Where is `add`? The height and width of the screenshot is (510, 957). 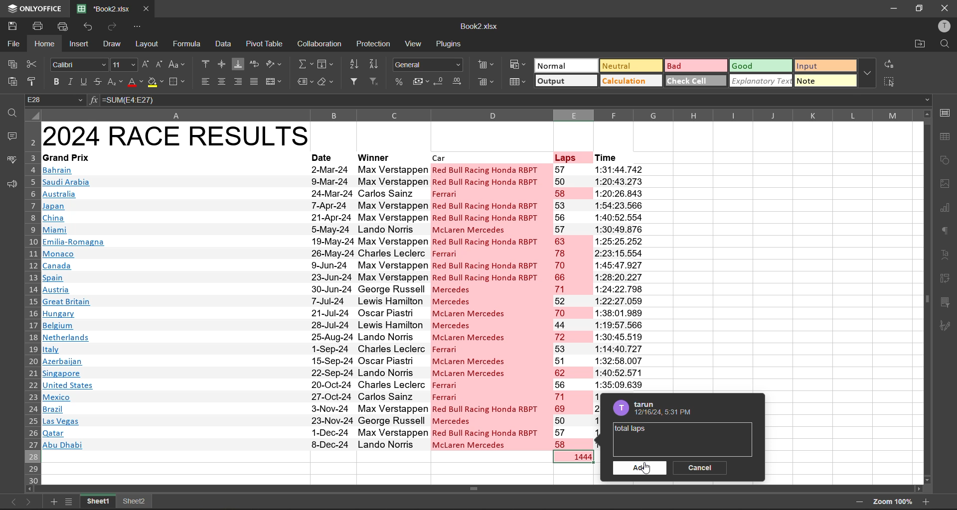
add is located at coordinates (640, 469).